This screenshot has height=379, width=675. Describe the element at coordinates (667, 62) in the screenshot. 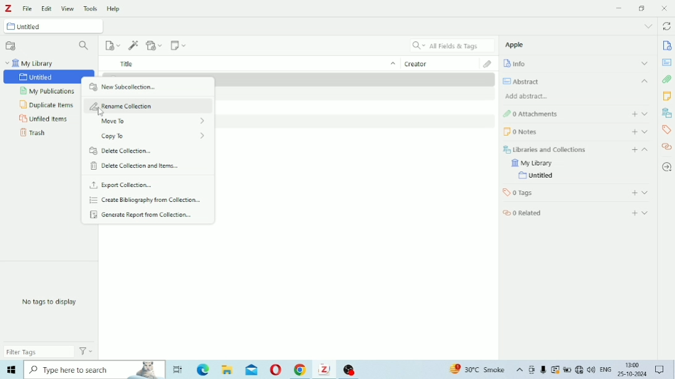

I see `Abstract` at that location.